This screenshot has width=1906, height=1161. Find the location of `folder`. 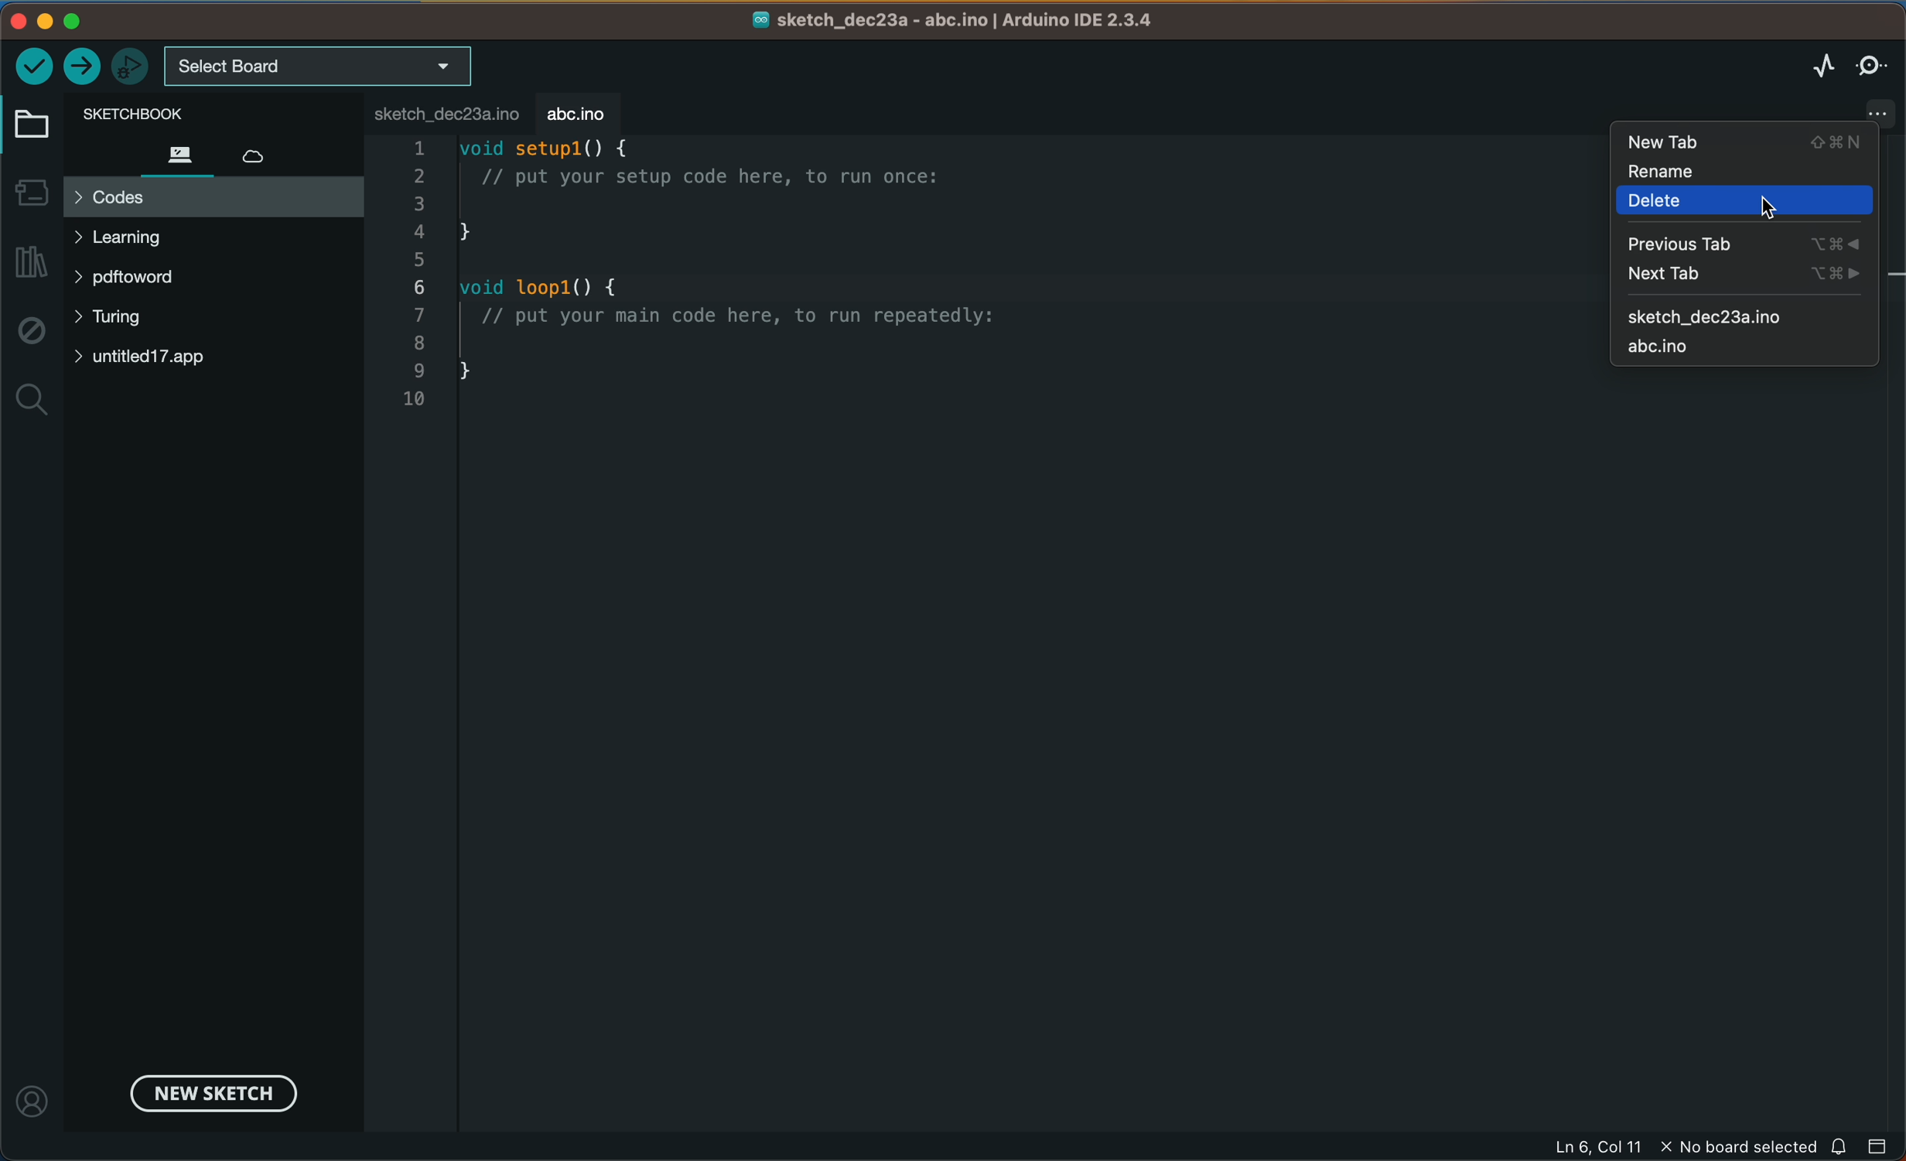

folder is located at coordinates (35, 124).